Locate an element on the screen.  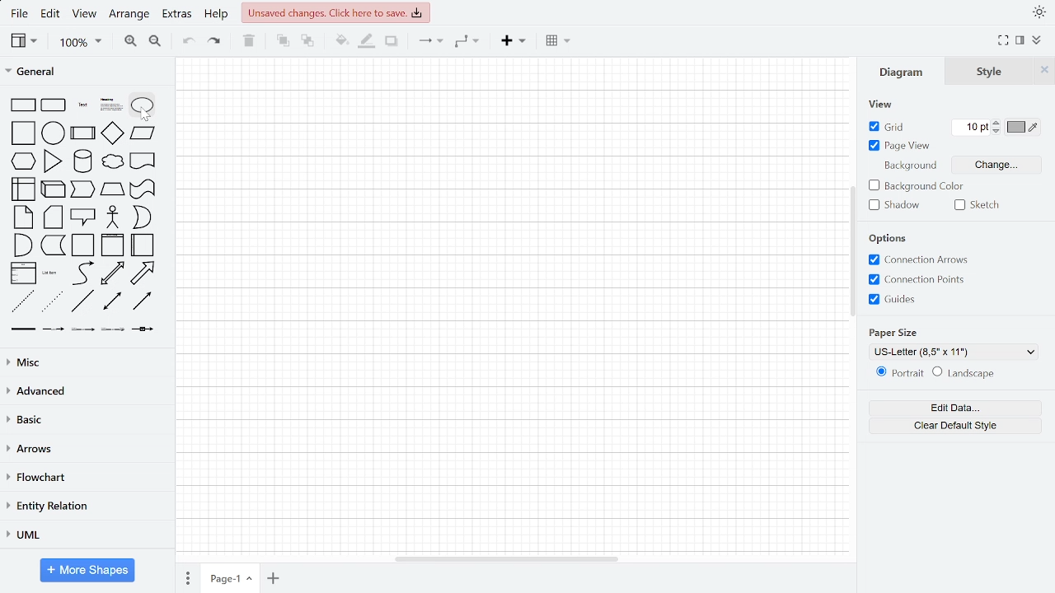
guides is located at coordinates (894, 301).